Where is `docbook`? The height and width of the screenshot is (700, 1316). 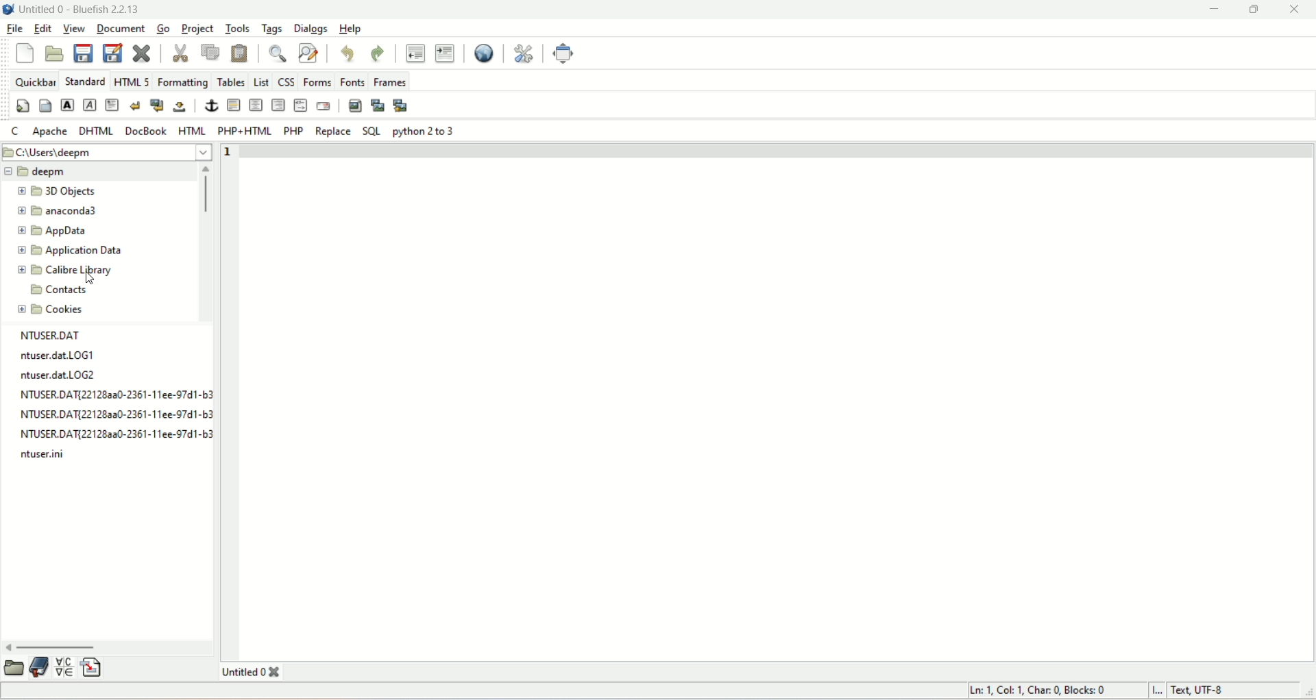
docbook is located at coordinates (146, 130).